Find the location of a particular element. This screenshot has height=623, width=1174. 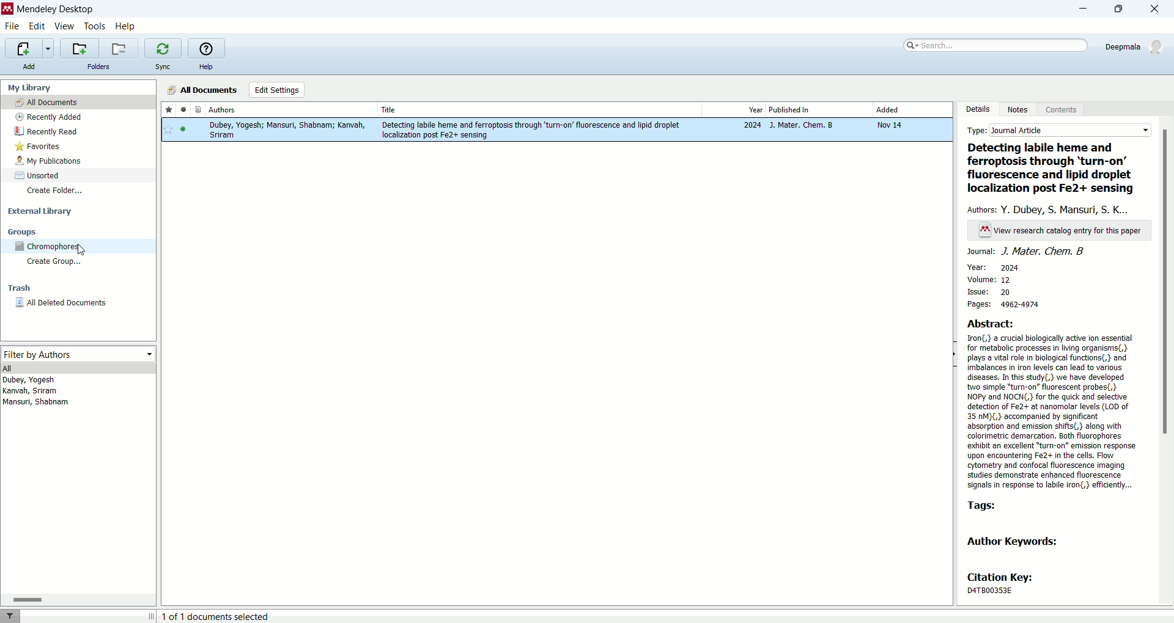

content is located at coordinates (1061, 111).